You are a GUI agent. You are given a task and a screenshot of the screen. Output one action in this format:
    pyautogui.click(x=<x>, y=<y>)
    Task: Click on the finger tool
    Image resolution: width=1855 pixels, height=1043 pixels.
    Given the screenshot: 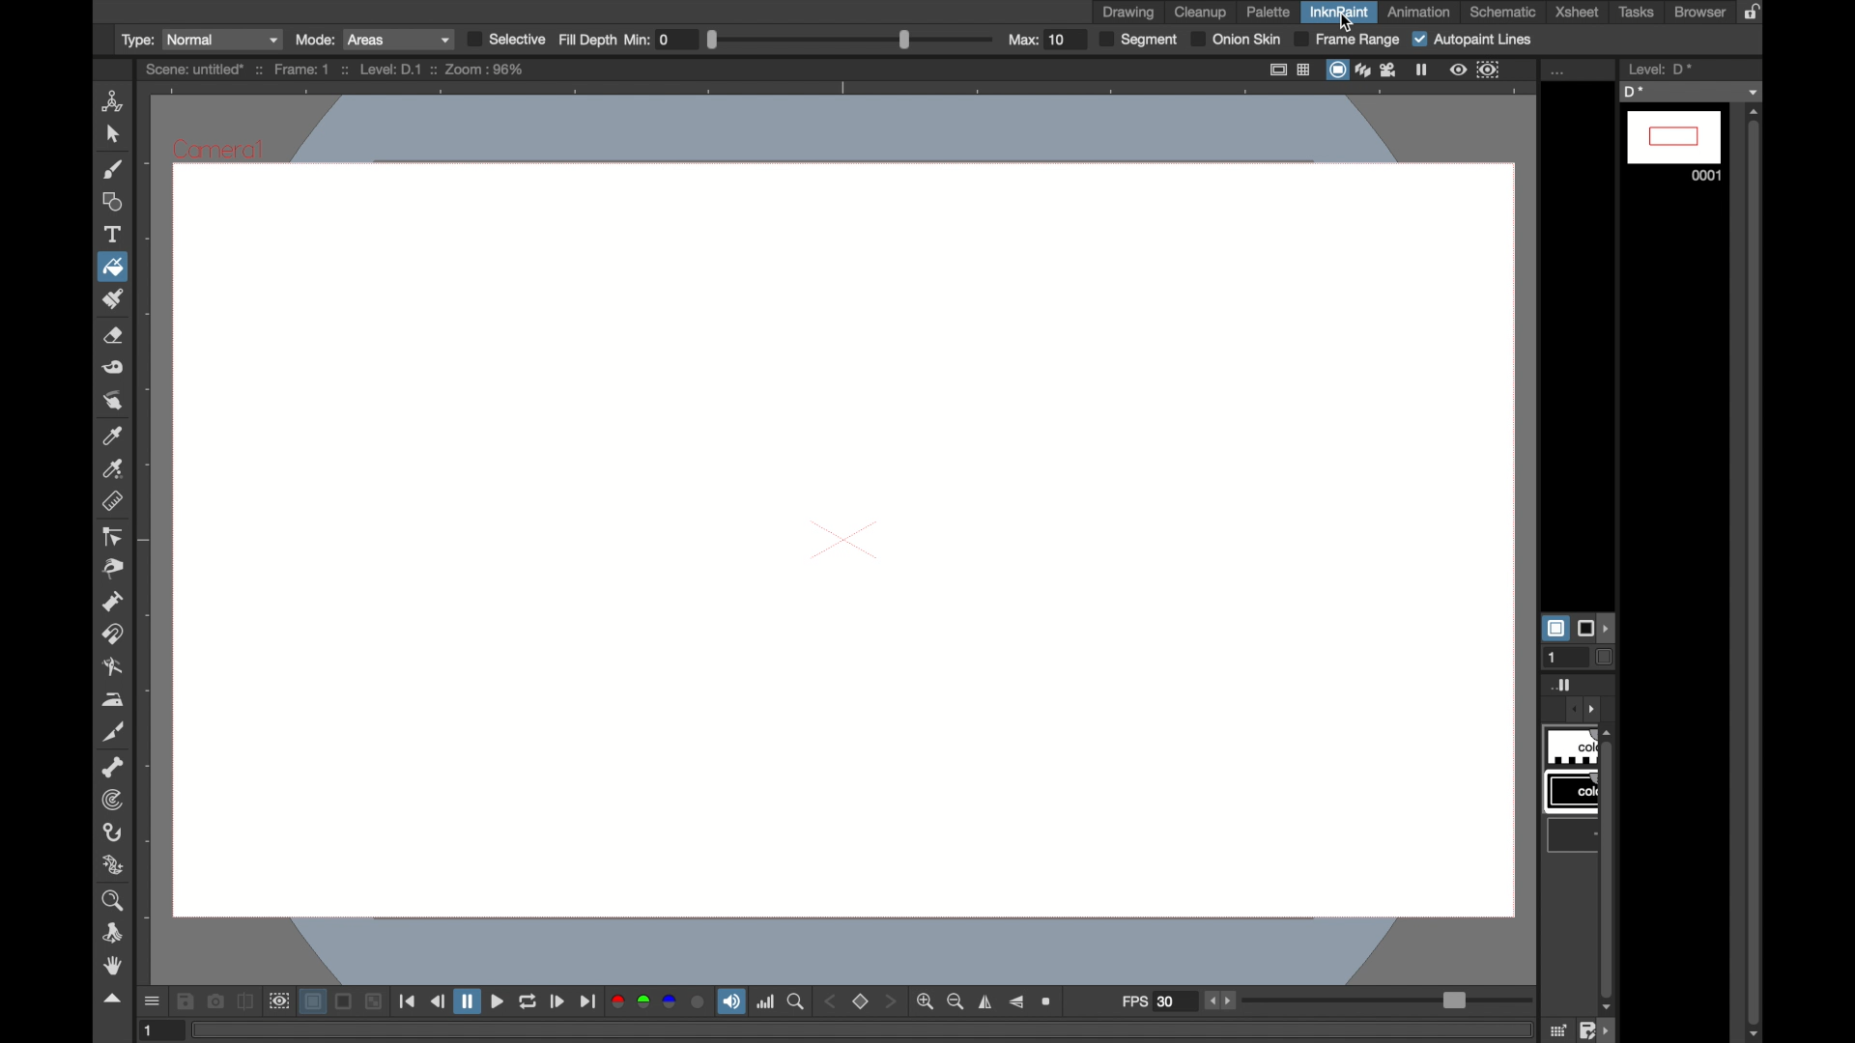 What is the action you would take?
    pyautogui.click(x=111, y=400)
    